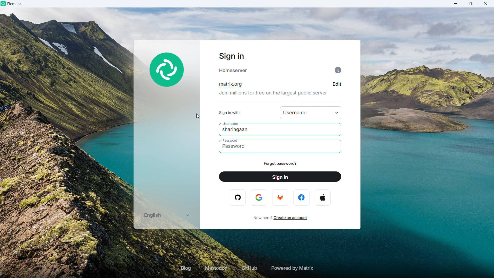  Describe the element at coordinates (260, 218) in the screenshot. I see `new here` at that location.